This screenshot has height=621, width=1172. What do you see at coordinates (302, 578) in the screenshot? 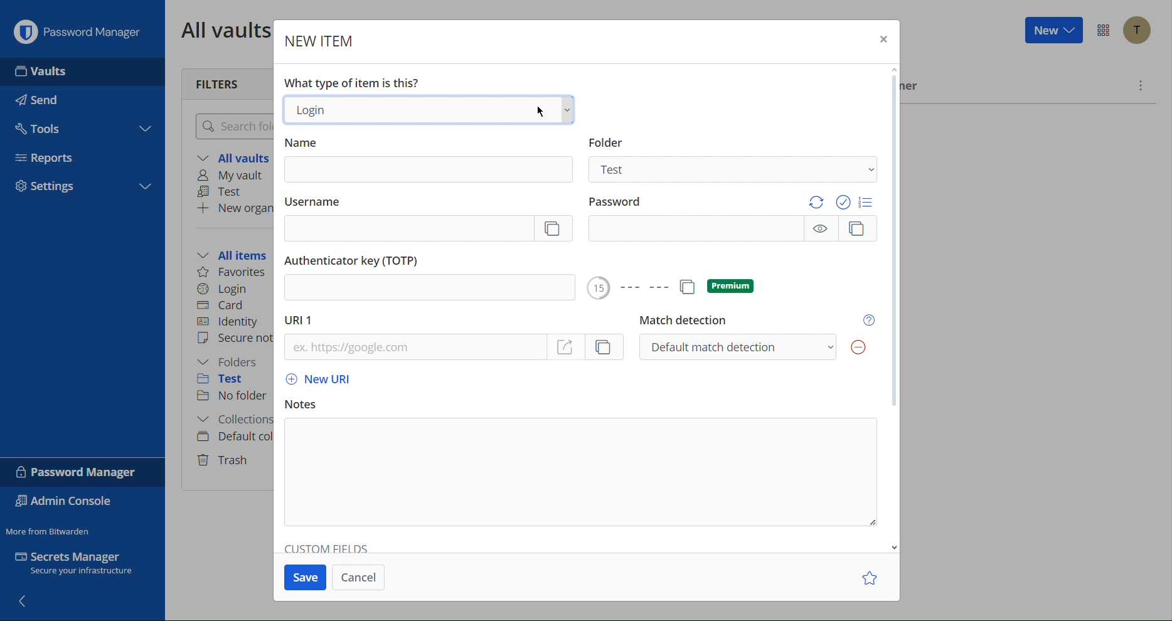
I see `Save` at bounding box center [302, 578].